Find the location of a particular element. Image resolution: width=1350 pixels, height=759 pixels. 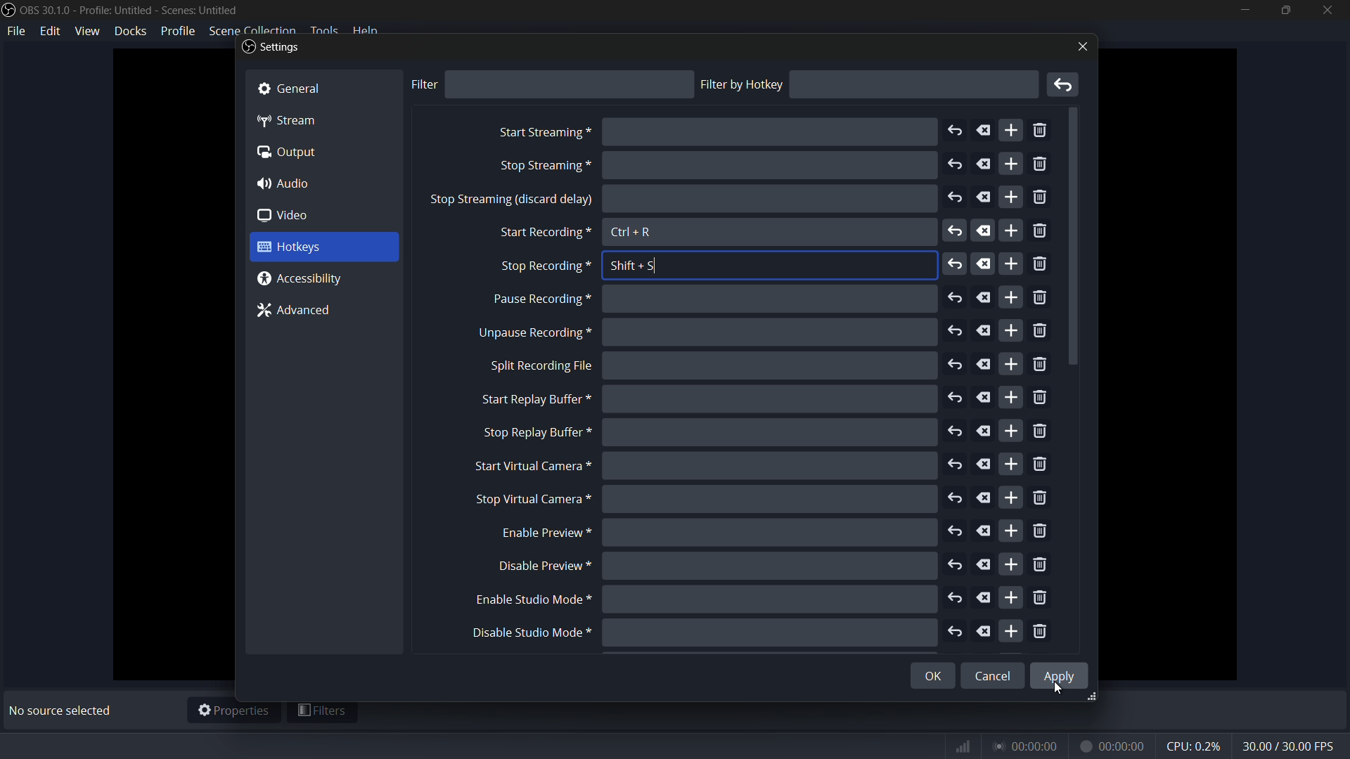

delete is located at coordinates (986, 231).